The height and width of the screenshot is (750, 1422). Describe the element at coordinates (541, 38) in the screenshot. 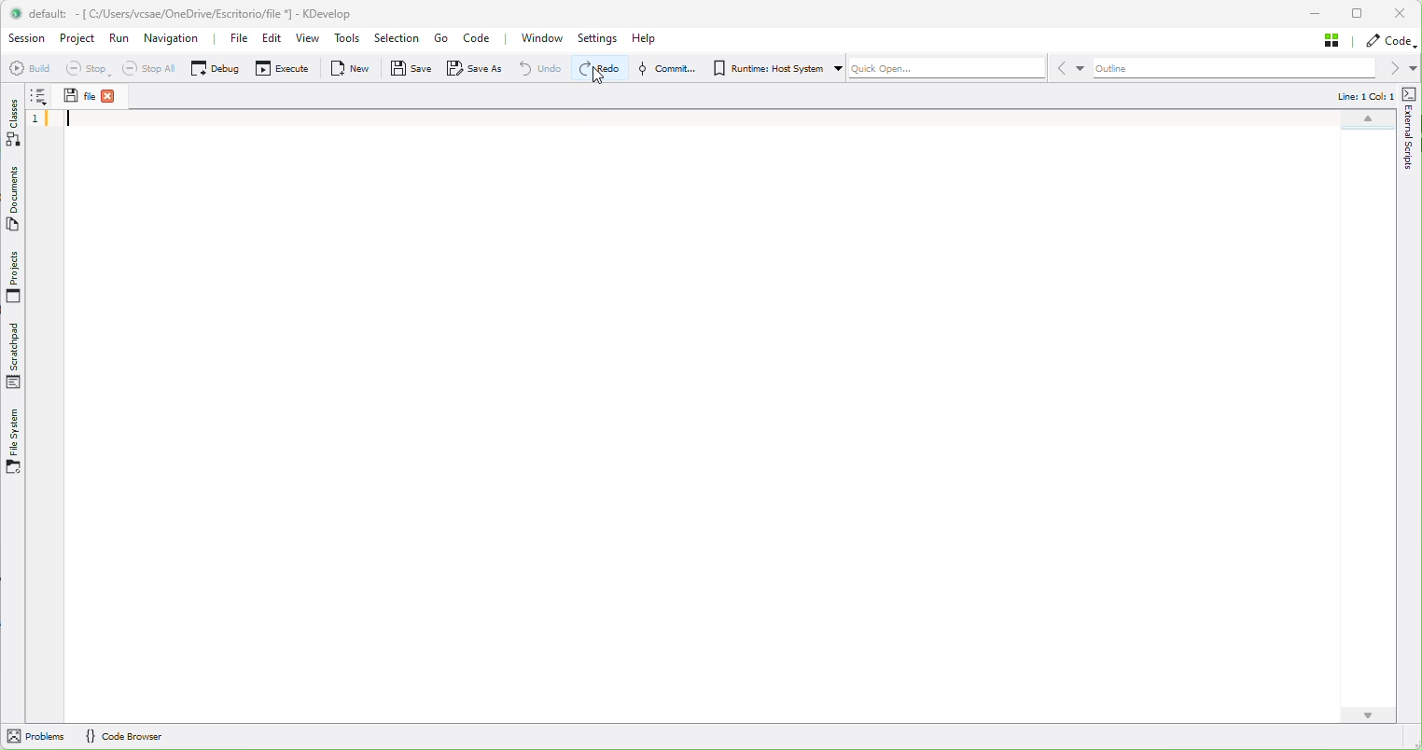

I see `Window` at that location.